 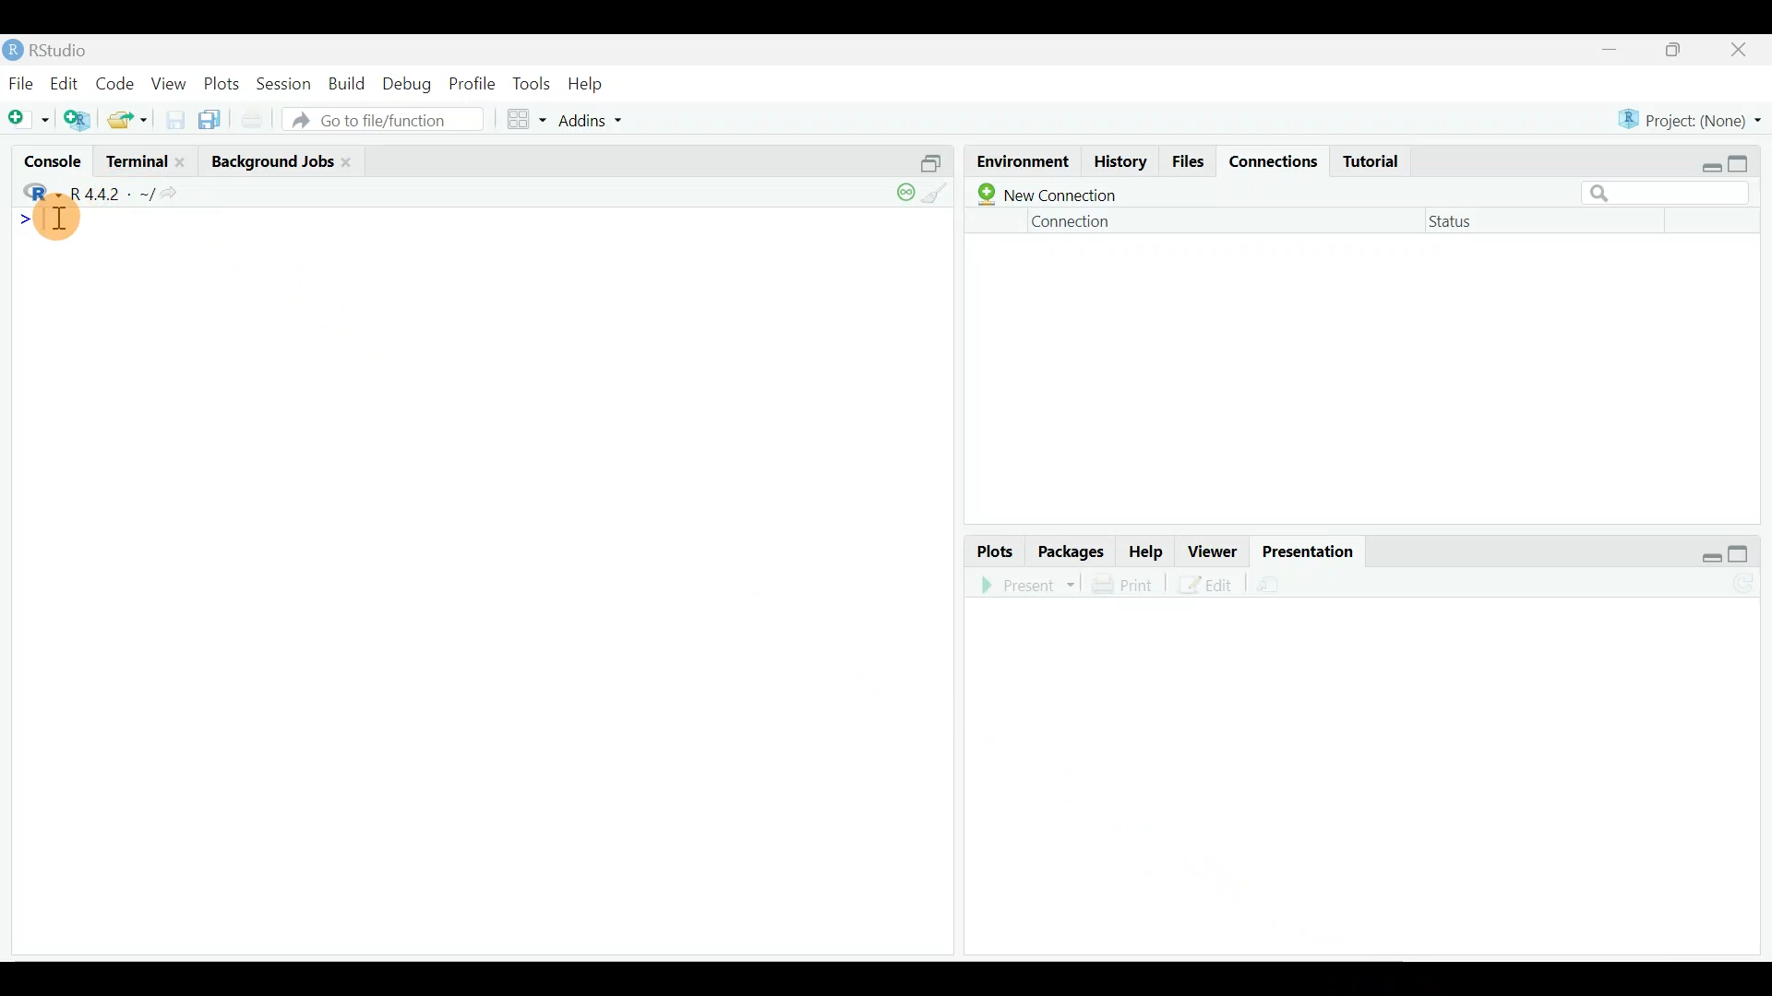 What do you see at coordinates (1704, 551) in the screenshot?
I see `restore down` at bounding box center [1704, 551].